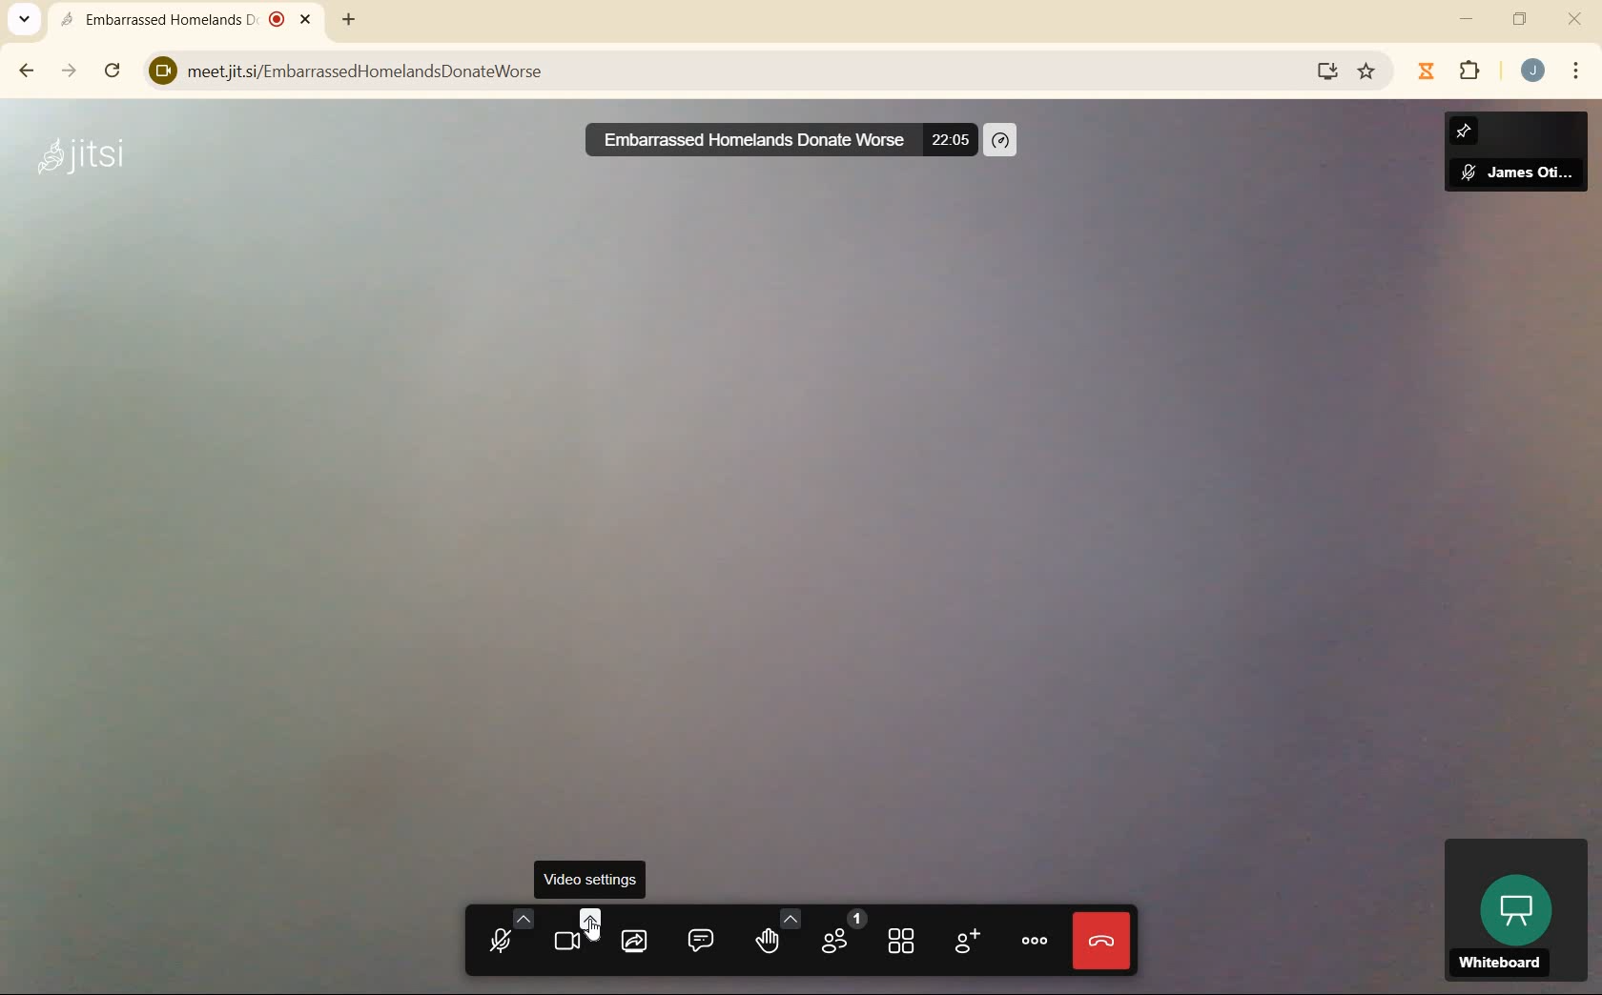 The image size is (1602, 995). What do you see at coordinates (571, 931) in the screenshot?
I see `video` at bounding box center [571, 931].